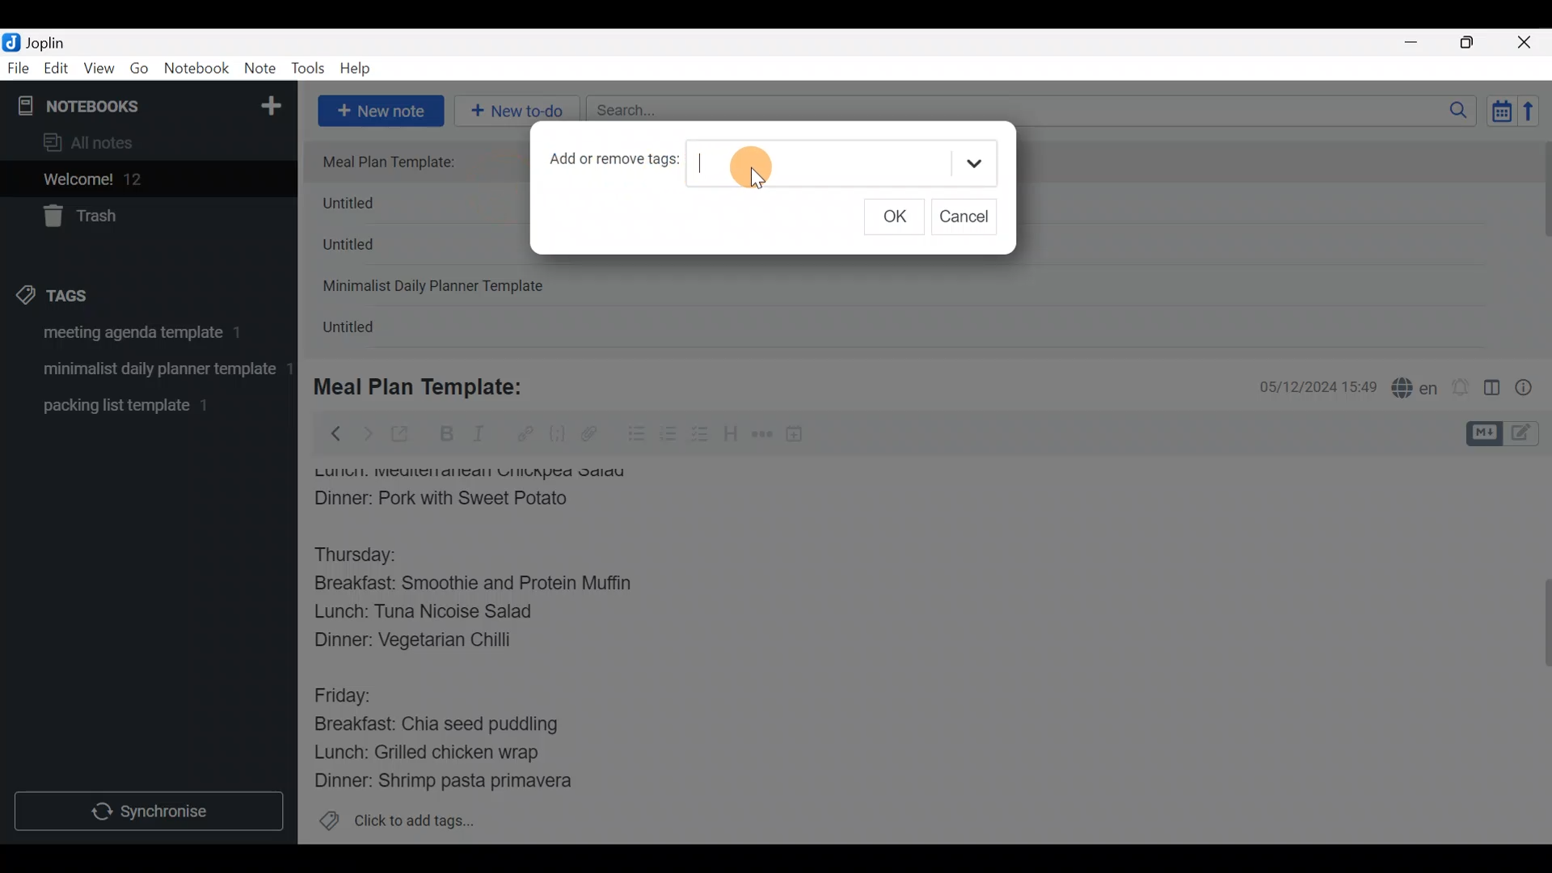 The height and width of the screenshot is (873, 1552). I want to click on Welcome!, so click(146, 180).